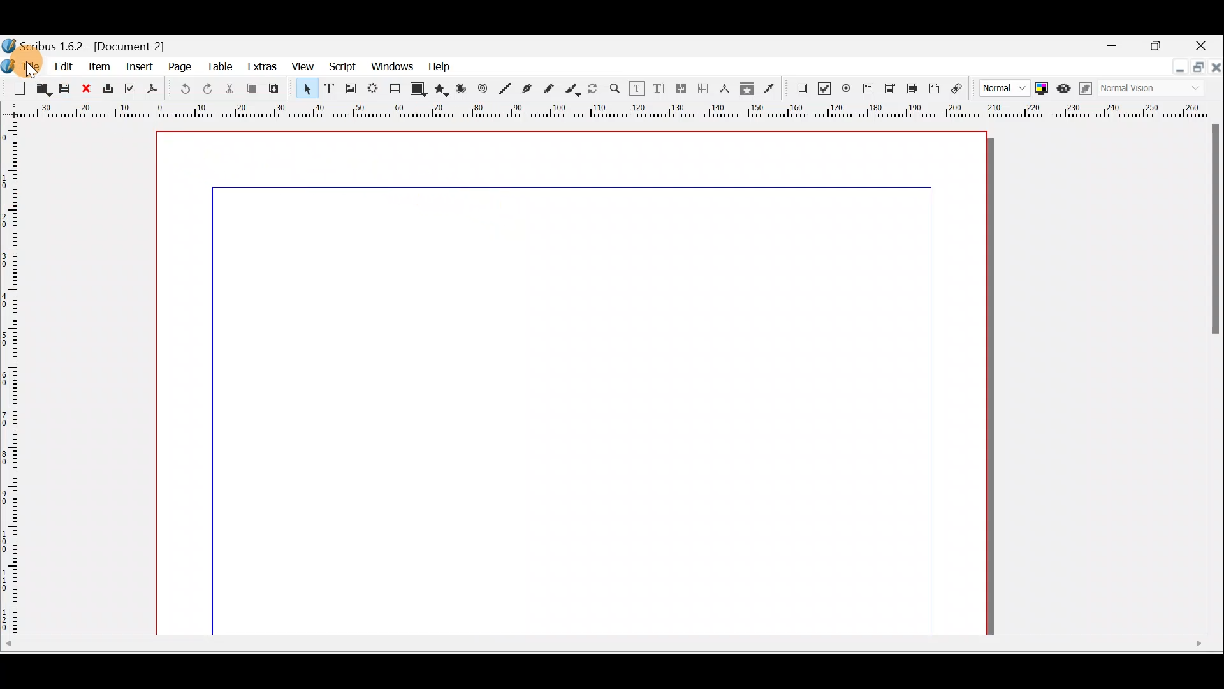  I want to click on Maximise, so click(1198, 68).